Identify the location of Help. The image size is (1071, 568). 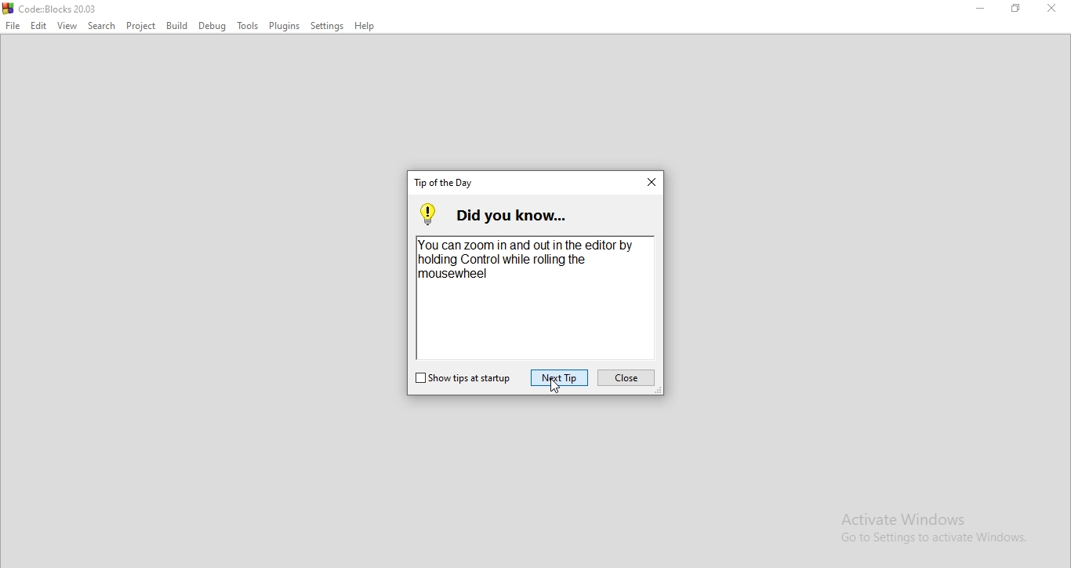
(363, 27).